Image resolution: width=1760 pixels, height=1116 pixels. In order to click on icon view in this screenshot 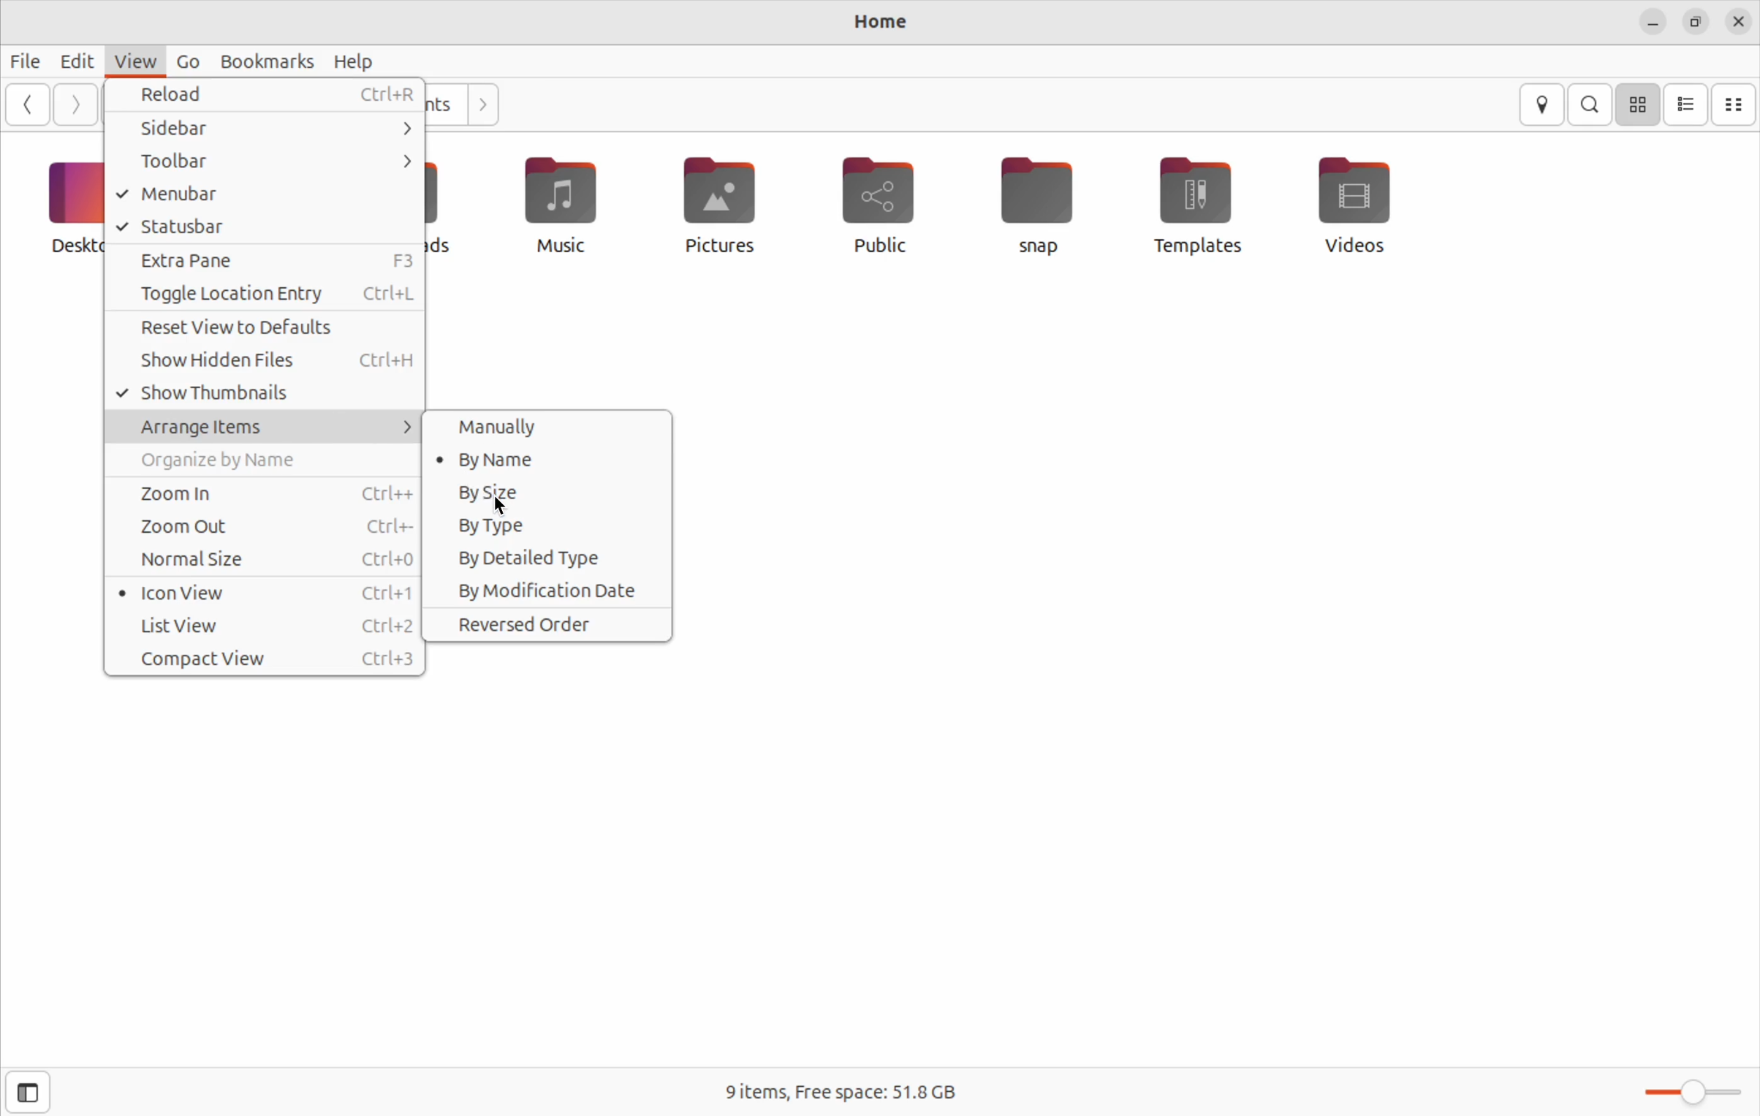, I will do `click(1637, 106)`.